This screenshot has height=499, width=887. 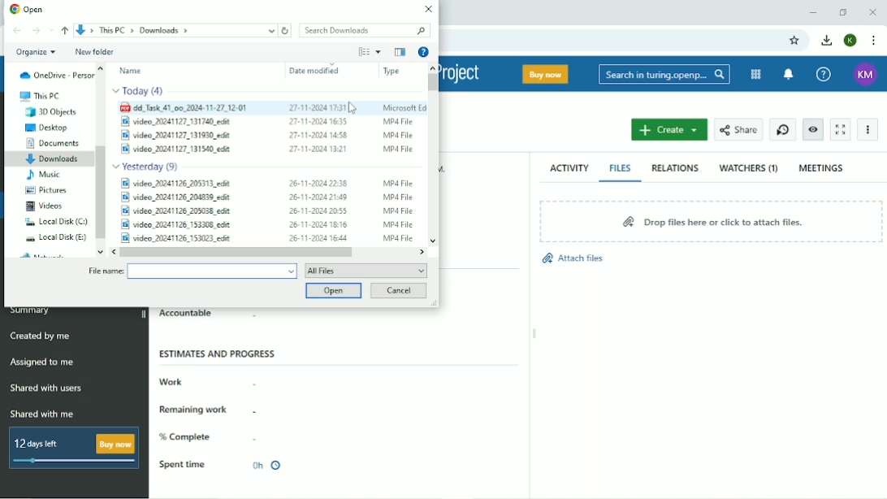 I want to click on Date modified, so click(x=314, y=71).